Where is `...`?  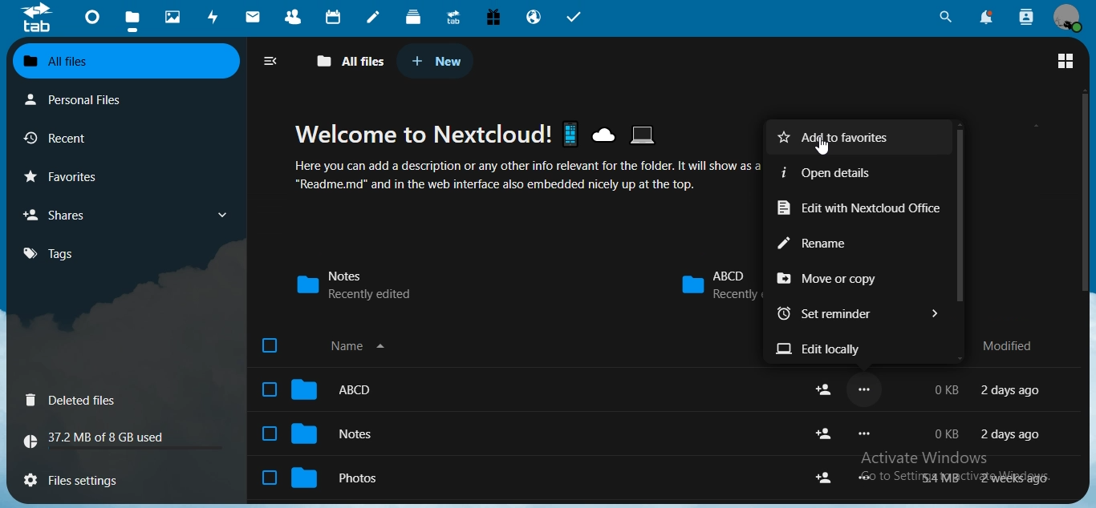
... is located at coordinates (864, 390).